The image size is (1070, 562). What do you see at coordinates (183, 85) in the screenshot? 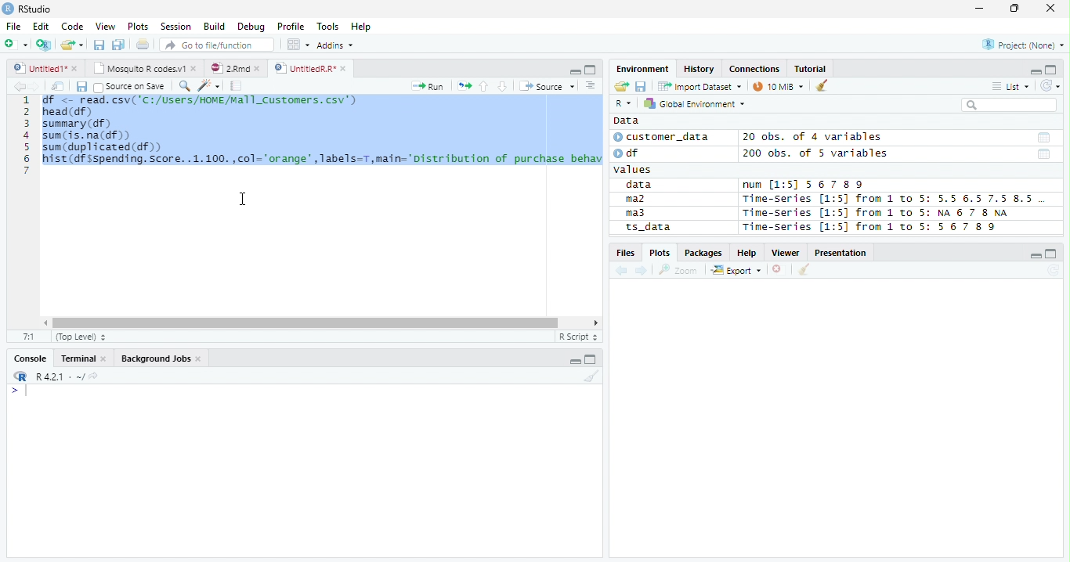
I see `Find/Replace` at bounding box center [183, 85].